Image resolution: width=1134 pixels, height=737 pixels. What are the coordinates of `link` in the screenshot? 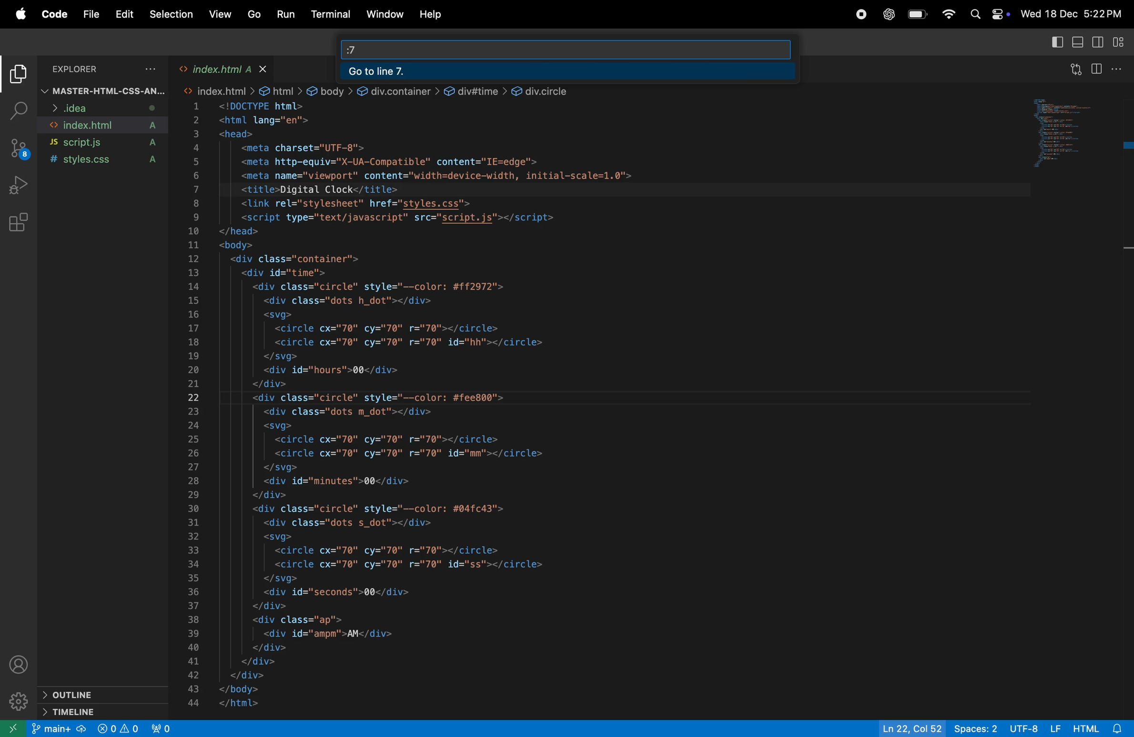 It's located at (282, 89).